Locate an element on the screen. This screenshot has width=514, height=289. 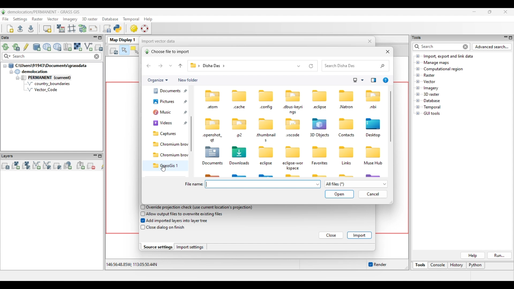
3D raster menu is located at coordinates (90, 19).